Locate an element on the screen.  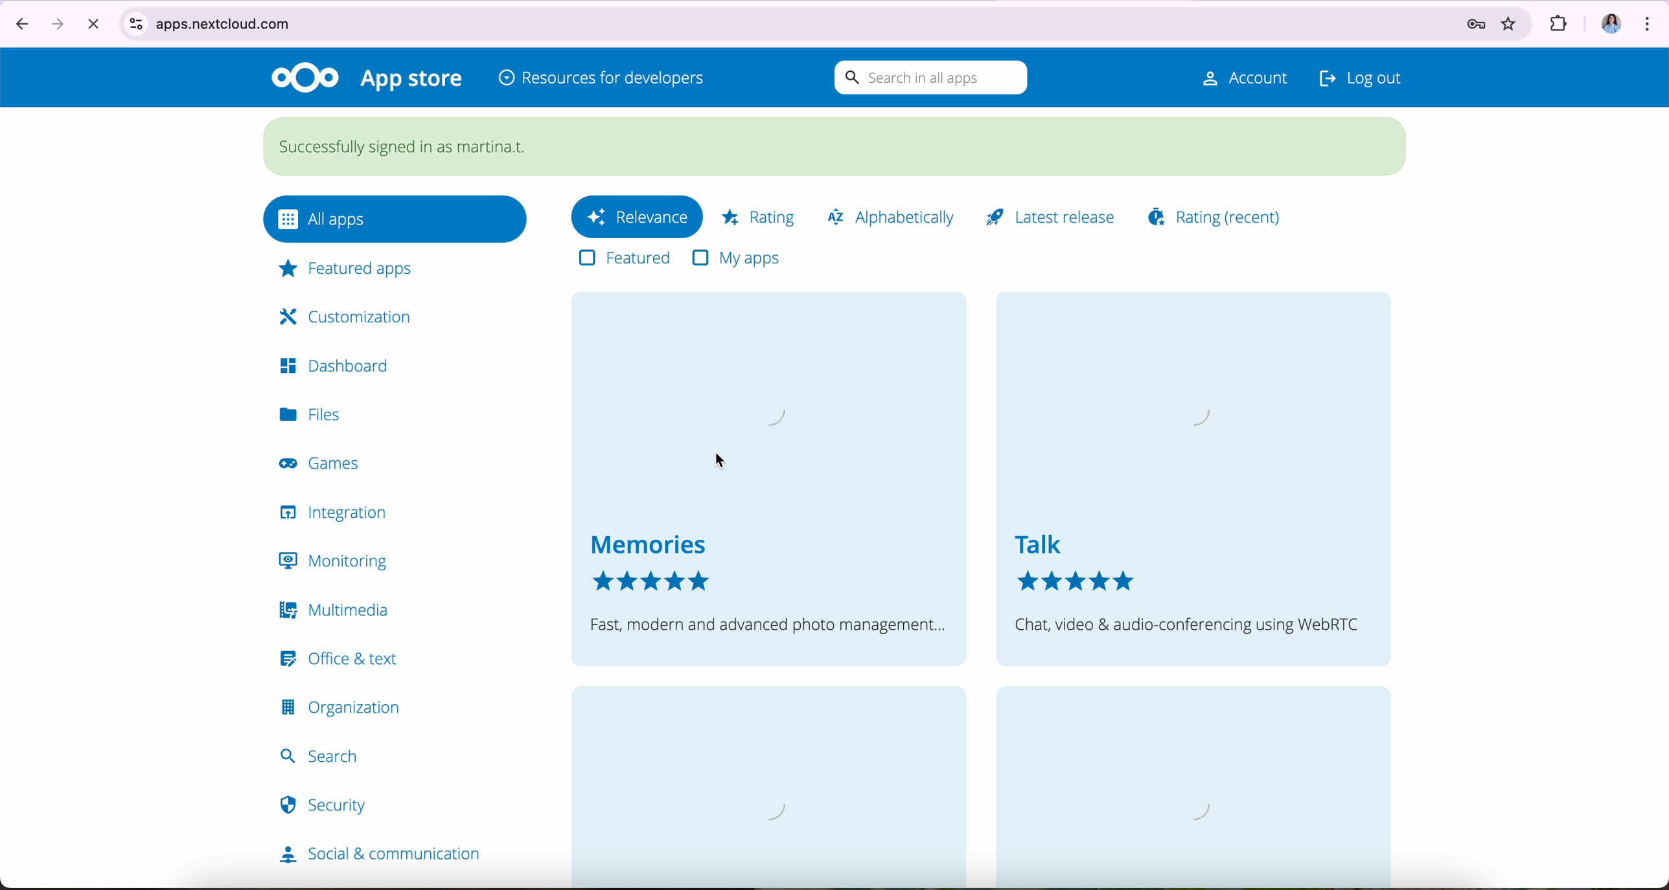
customisation is located at coordinates (337, 315).